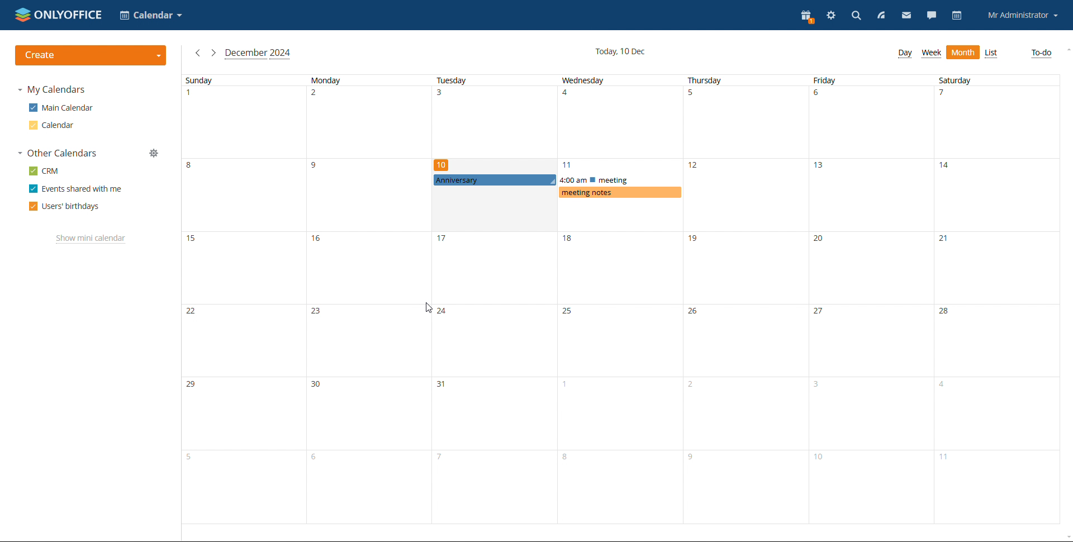 The height and width of the screenshot is (542, 1073). What do you see at coordinates (213, 53) in the screenshot?
I see `next month` at bounding box center [213, 53].